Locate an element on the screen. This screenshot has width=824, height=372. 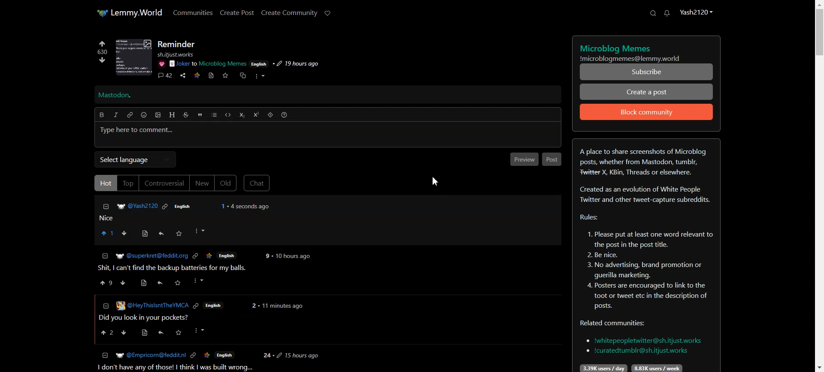
[=] is located at coordinates (105, 355).